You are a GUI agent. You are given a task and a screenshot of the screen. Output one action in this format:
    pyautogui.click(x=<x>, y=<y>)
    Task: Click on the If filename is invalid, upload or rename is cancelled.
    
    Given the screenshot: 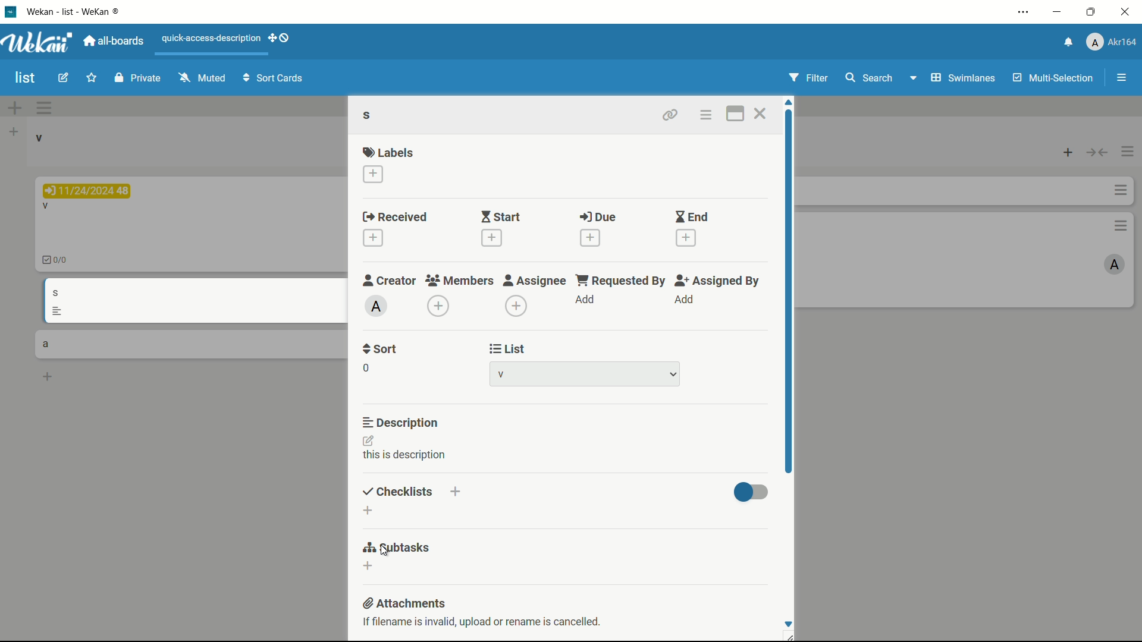 What is the action you would take?
    pyautogui.click(x=484, y=624)
    